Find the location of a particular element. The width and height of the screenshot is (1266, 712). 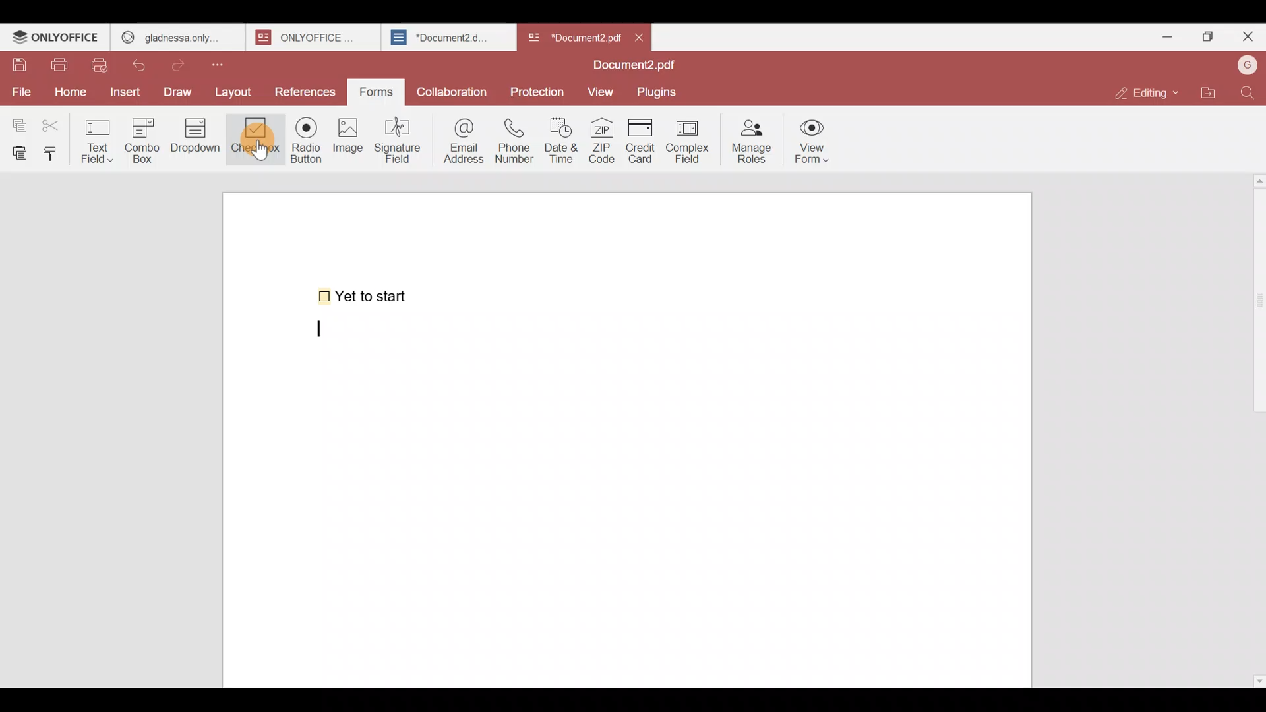

Date & time is located at coordinates (564, 140).